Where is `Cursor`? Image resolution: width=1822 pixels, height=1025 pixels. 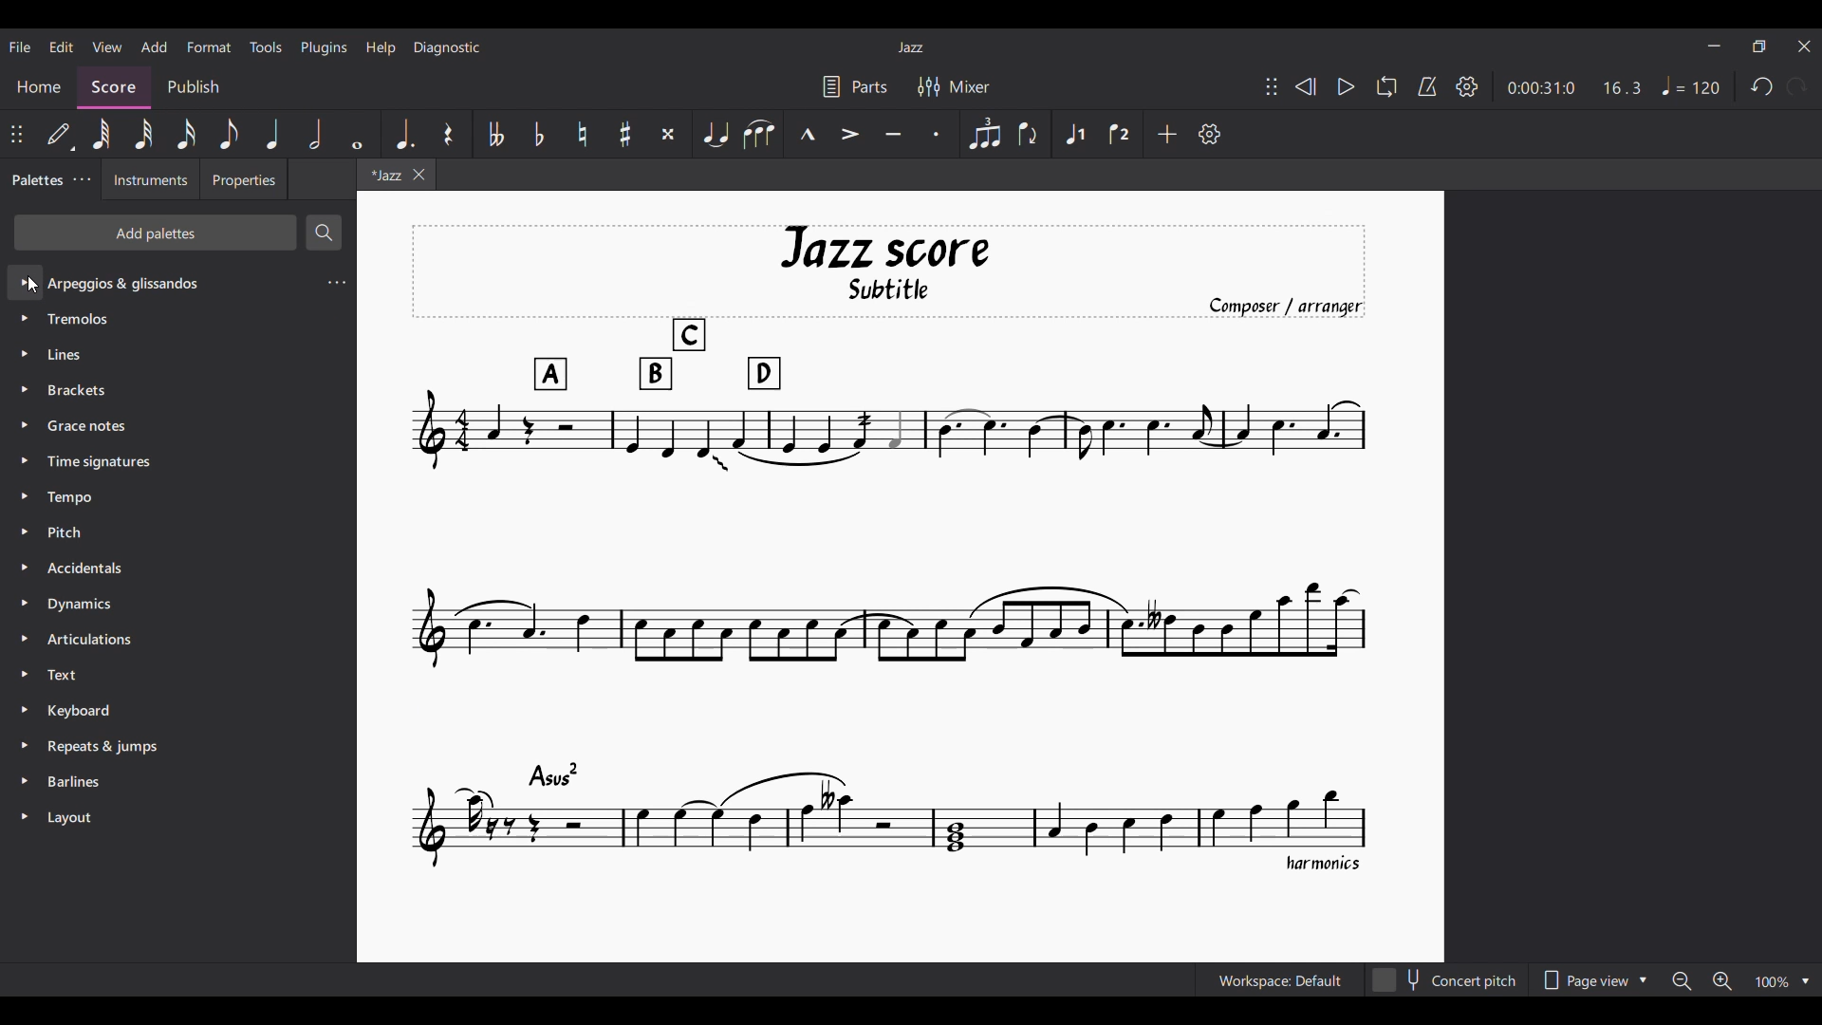 Cursor is located at coordinates (34, 286).